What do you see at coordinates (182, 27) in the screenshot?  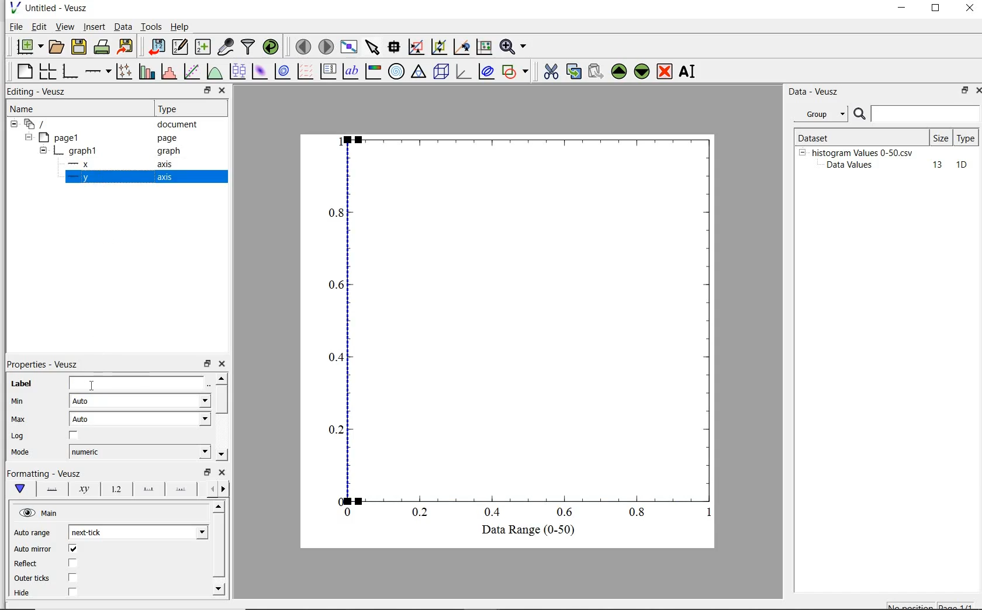 I see `help` at bounding box center [182, 27].